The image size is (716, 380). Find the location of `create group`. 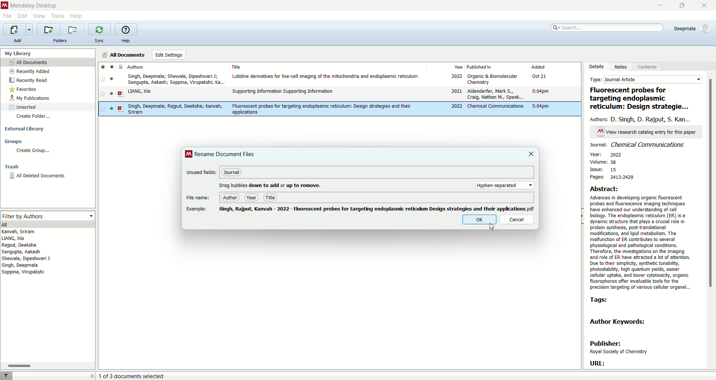

create group is located at coordinates (32, 151).